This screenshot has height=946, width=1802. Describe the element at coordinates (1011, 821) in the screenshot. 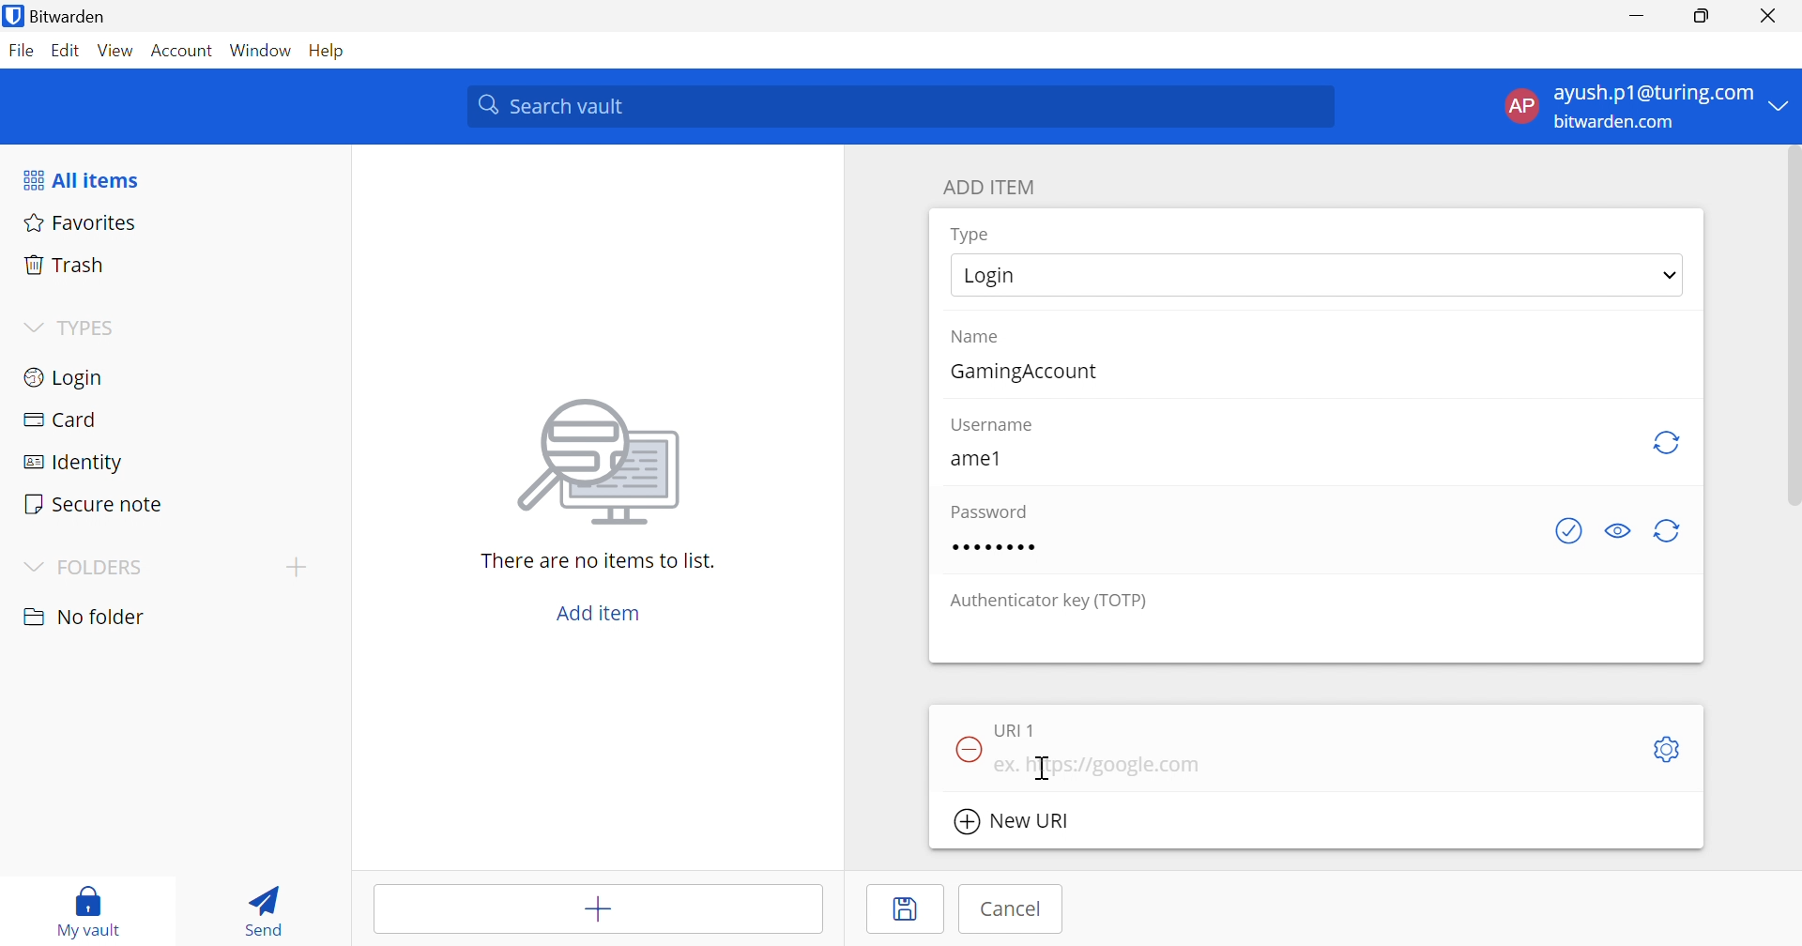

I see `New URI` at that location.